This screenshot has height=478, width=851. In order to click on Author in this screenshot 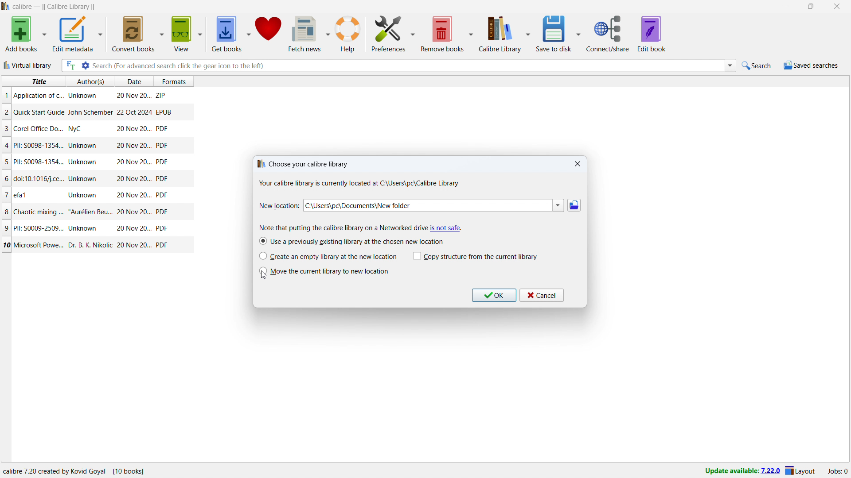, I will do `click(90, 211)`.